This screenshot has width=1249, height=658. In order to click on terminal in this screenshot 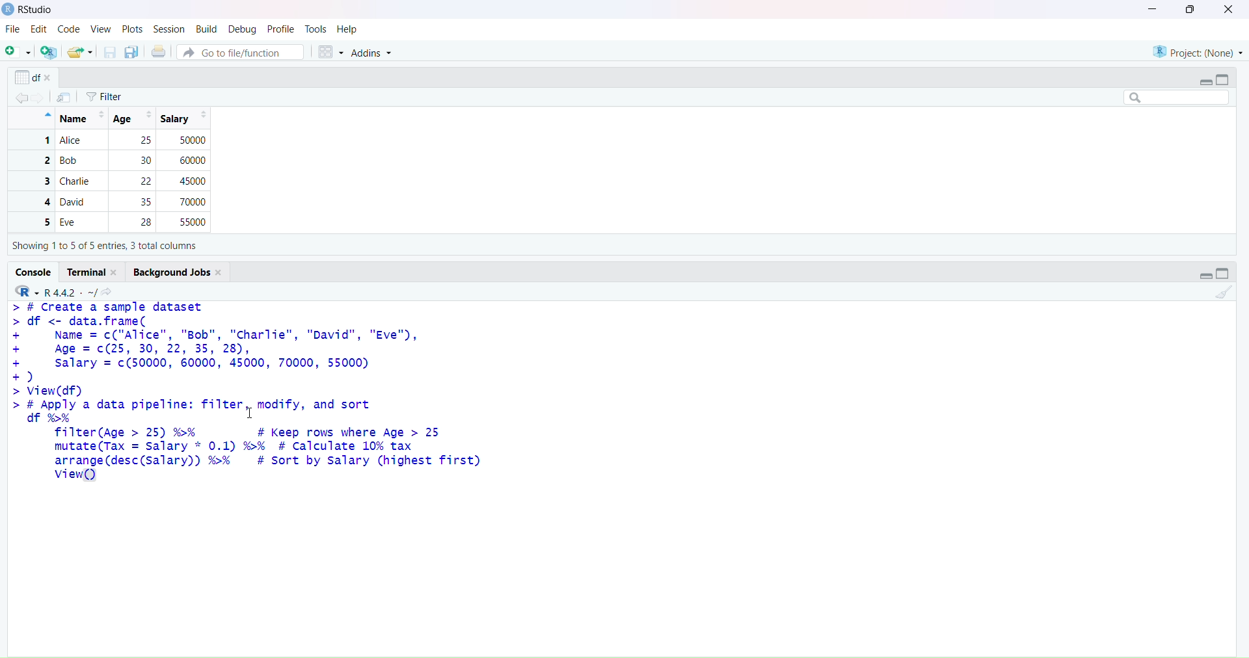, I will do `click(93, 270)`.